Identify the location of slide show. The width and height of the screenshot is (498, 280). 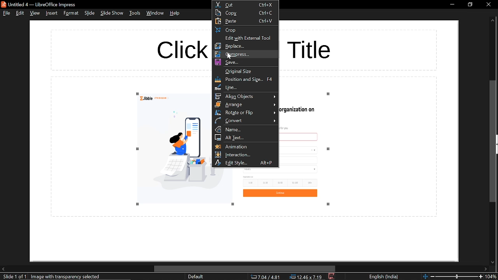
(112, 14).